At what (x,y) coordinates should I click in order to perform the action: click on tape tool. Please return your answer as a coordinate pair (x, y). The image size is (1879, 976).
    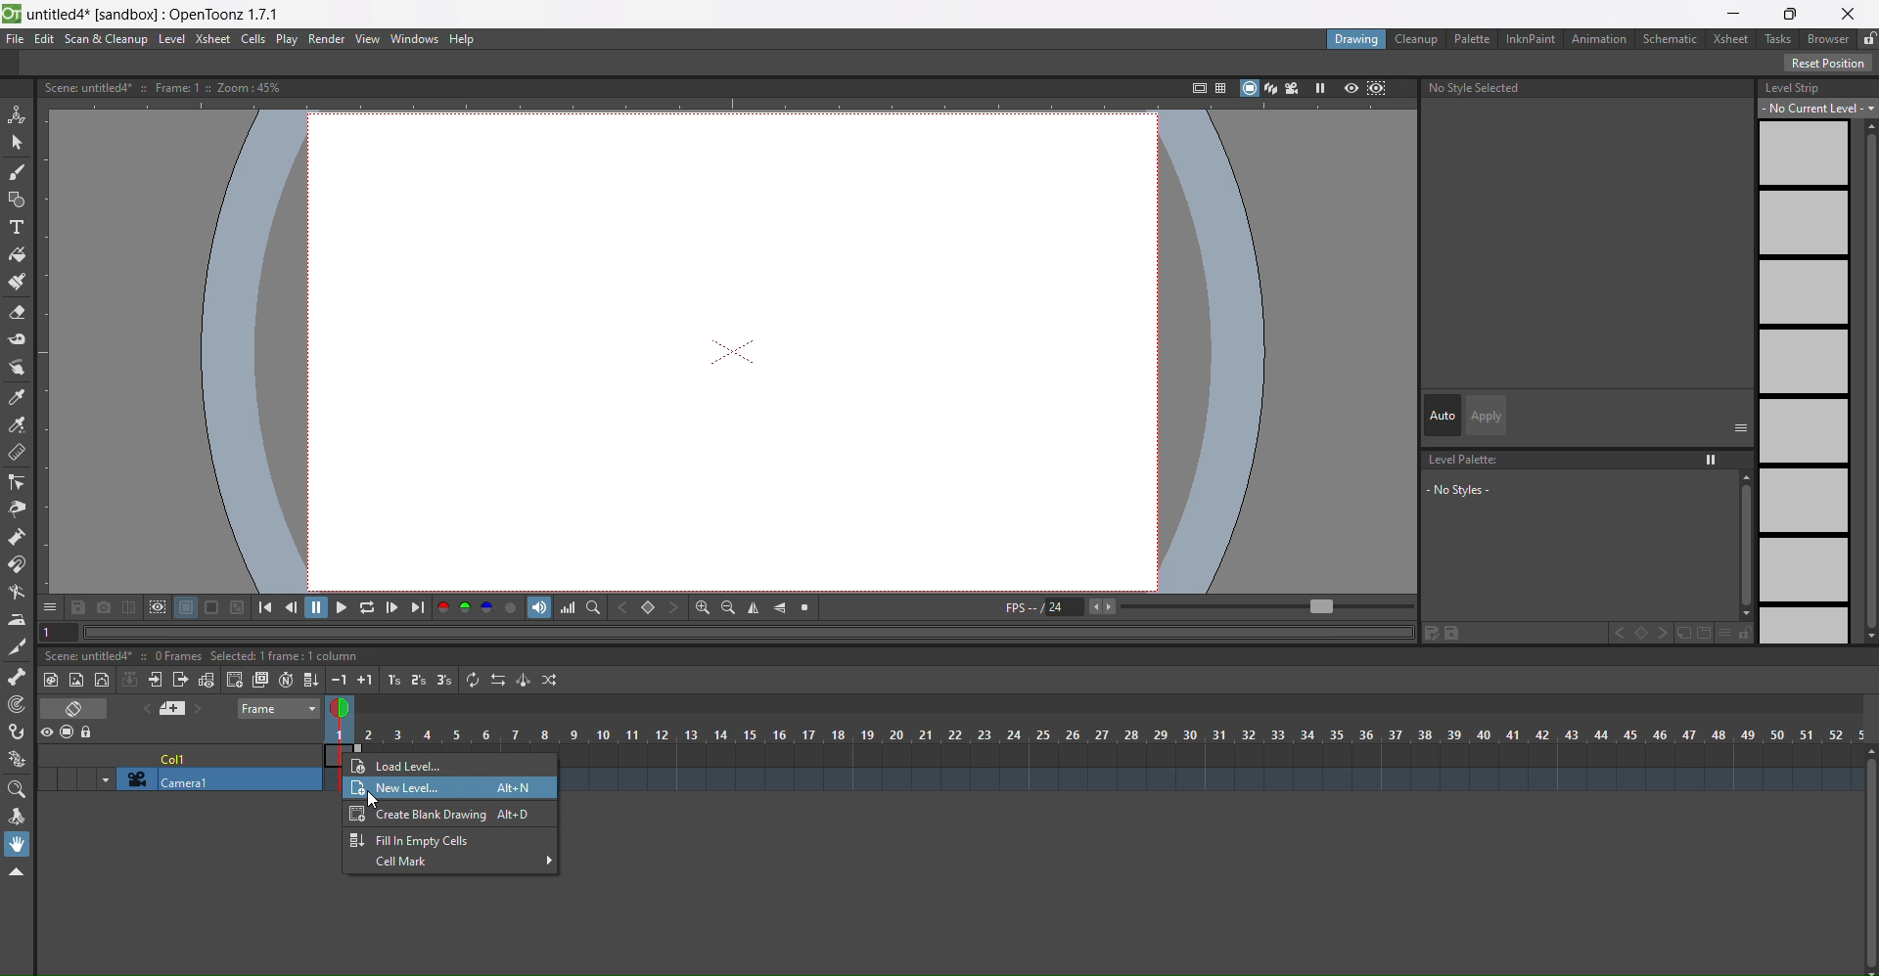
    Looking at the image, I should click on (18, 339).